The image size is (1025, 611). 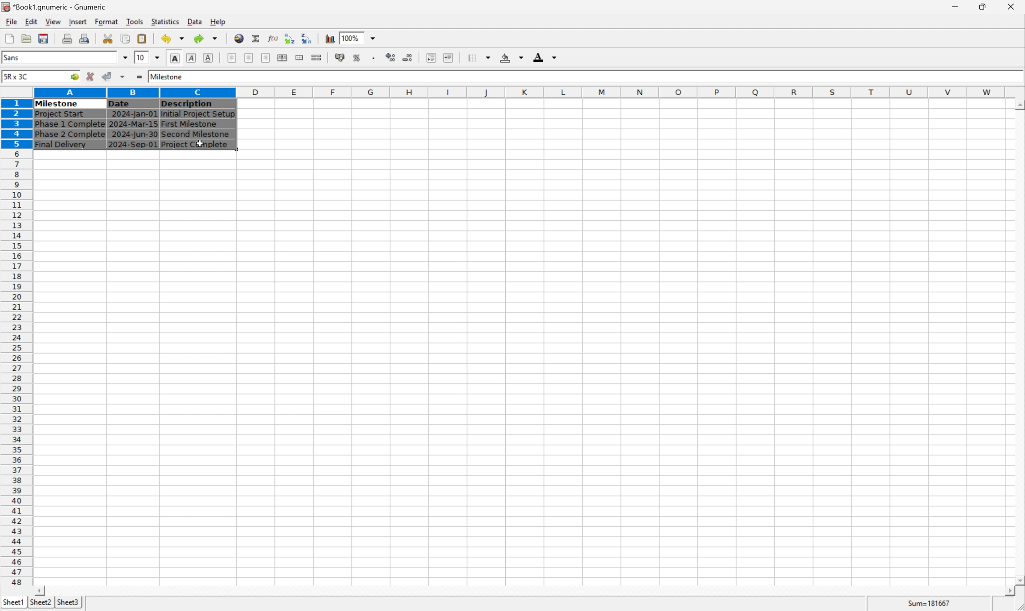 What do you see at coordinates (232, 58) in the screenshot?
I see `align left` at bounding box center [232, 58].